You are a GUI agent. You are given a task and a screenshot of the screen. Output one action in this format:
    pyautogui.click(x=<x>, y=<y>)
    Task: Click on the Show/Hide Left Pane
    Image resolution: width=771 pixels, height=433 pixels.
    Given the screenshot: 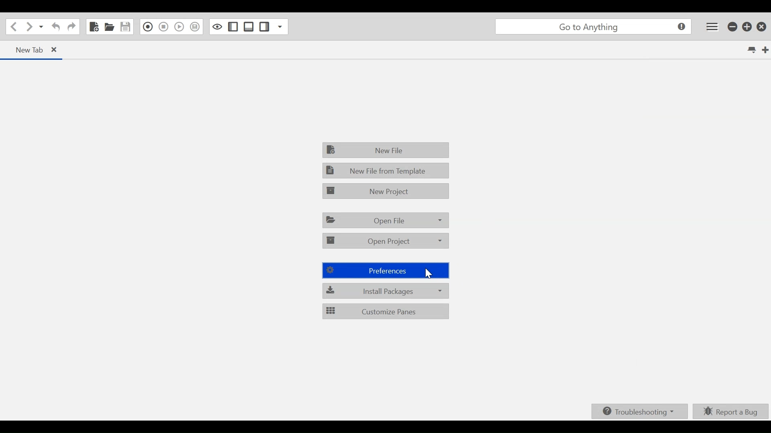 What is the action you would take?
    pyautogui.click(x=265, y=27)
    